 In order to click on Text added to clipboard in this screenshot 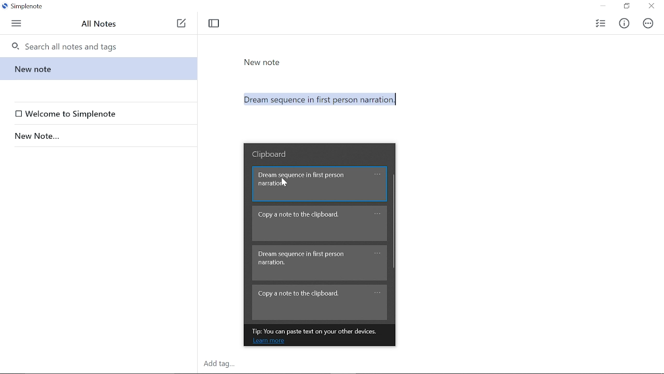, I will do `click(320, 183)`.